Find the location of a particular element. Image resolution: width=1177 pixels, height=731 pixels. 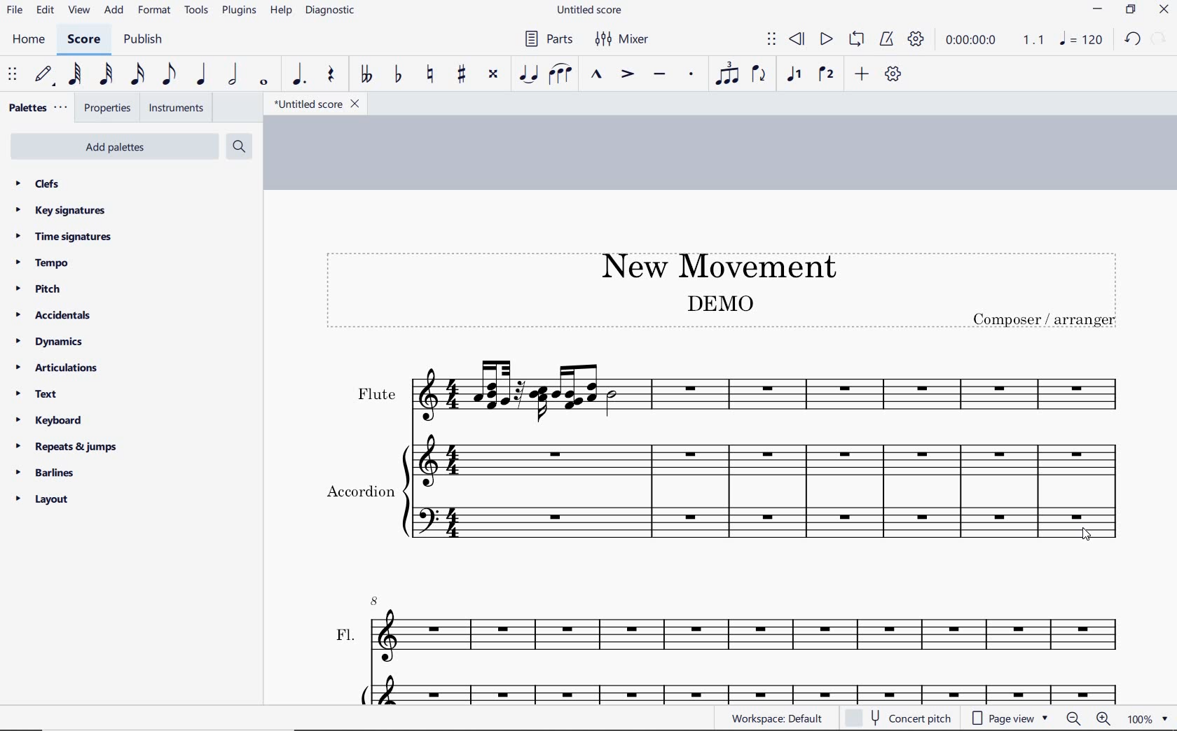

tempo is located at coordinates (46, 262).